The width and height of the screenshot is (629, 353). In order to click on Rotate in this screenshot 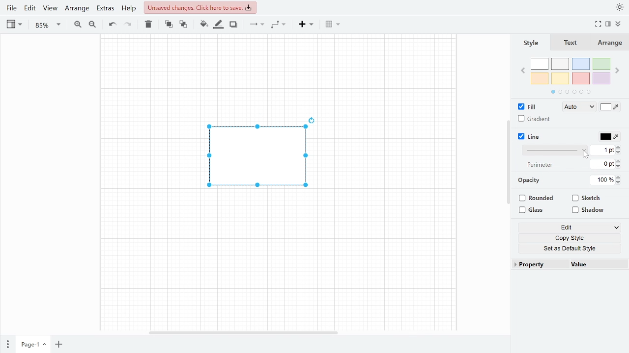, I will do `click(316, 118)`.